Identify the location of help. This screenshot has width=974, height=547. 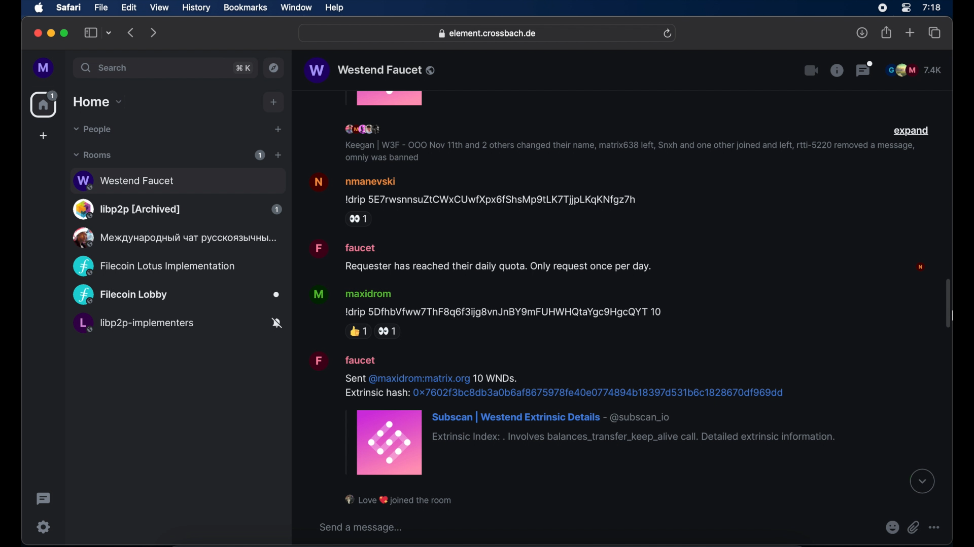
(334, 8).